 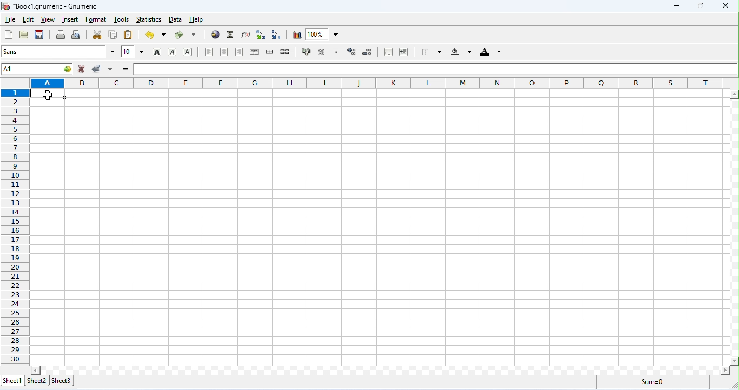 I want to click on formula, so click(x=650, y=381).